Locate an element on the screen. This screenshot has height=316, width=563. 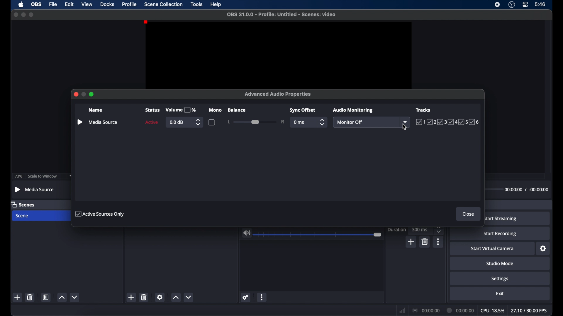
control center is located at coordinates (525, 5).